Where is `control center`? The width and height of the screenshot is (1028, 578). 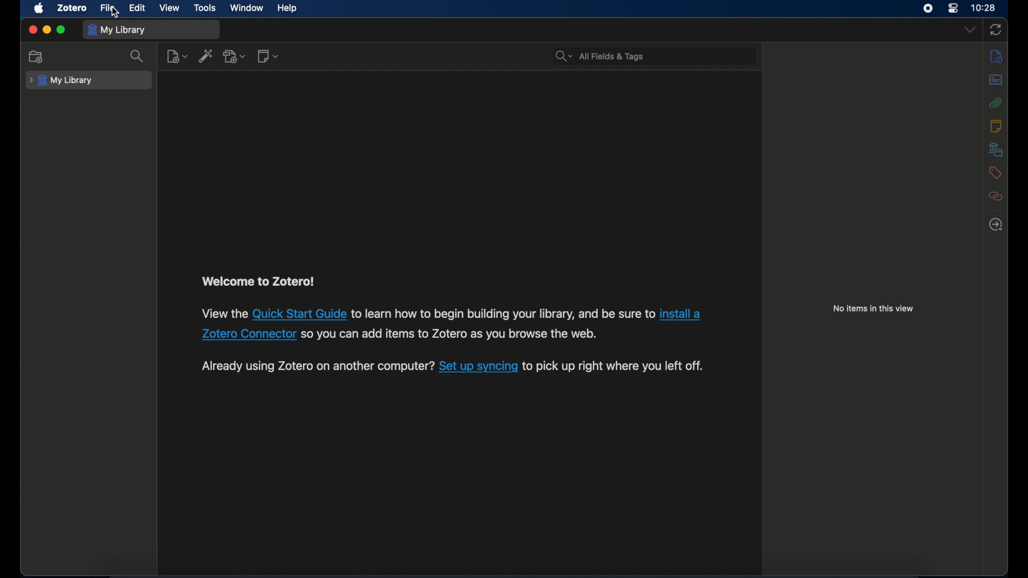 control center is located at coordinates (953, 8).